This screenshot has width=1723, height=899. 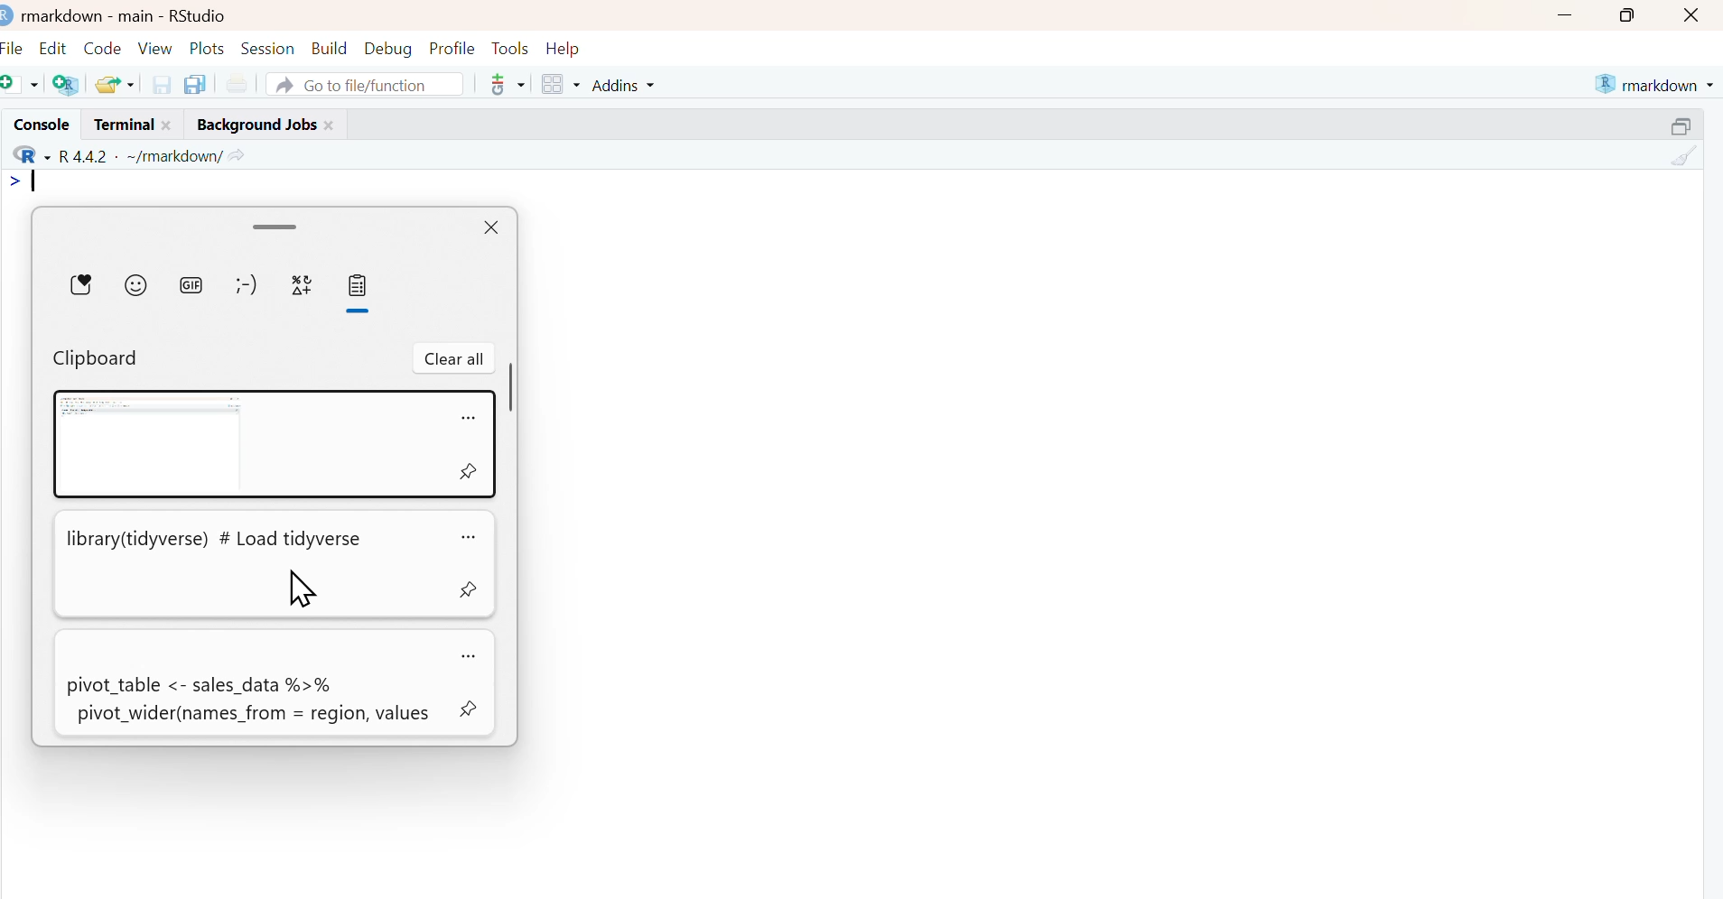 What do you see at coordinates (84, 154) in the screenshot?
I see `R 4.4.2` at bounding box center [84, 154].